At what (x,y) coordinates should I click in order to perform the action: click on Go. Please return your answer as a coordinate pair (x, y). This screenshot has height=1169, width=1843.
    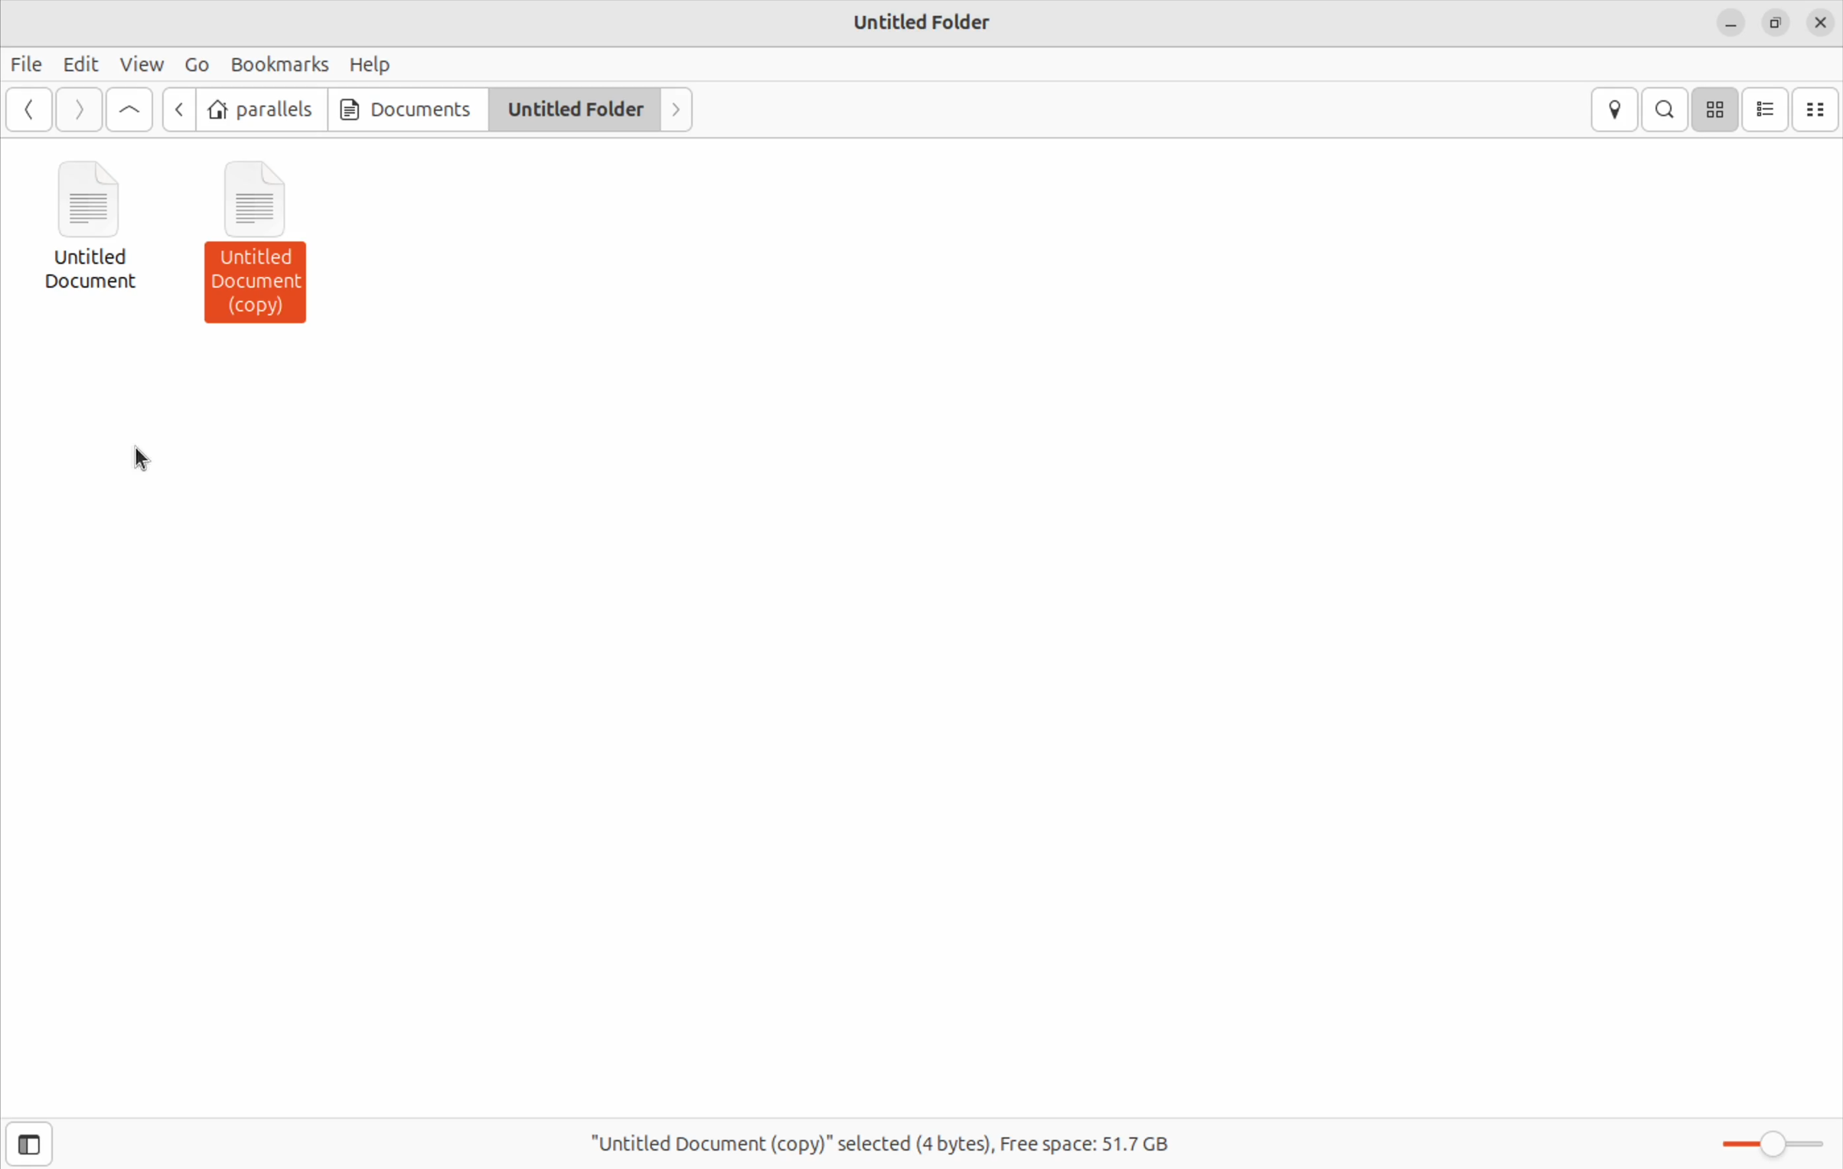
    Looking at the image, I should click on (197, 64).